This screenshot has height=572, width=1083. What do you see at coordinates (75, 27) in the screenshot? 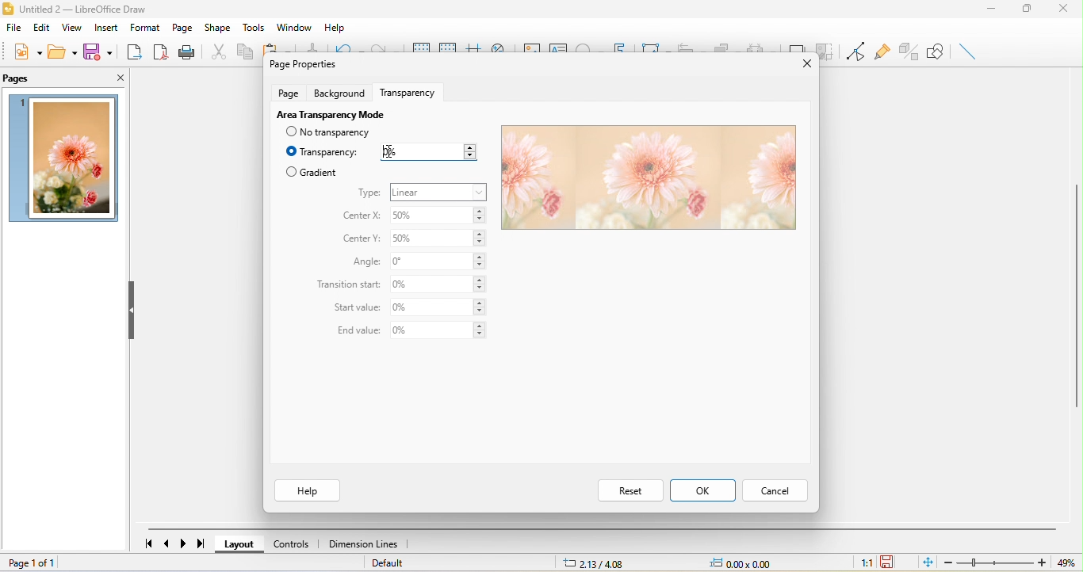
I see `view` at bounding box center [75, 27].